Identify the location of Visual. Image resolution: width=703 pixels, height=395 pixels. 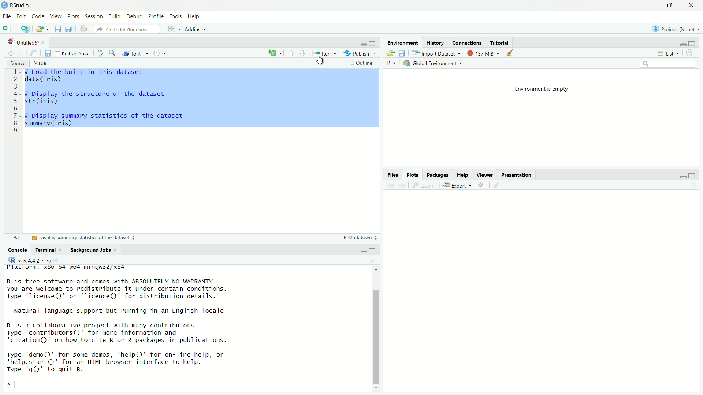
(41, 63).